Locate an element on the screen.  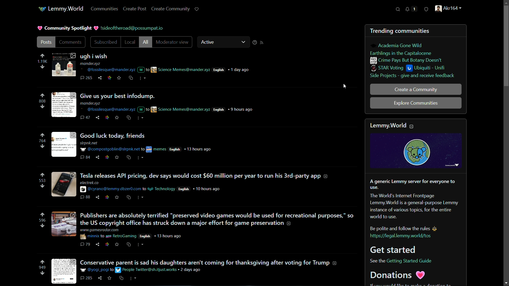
link is located at coordinates (106, 198).